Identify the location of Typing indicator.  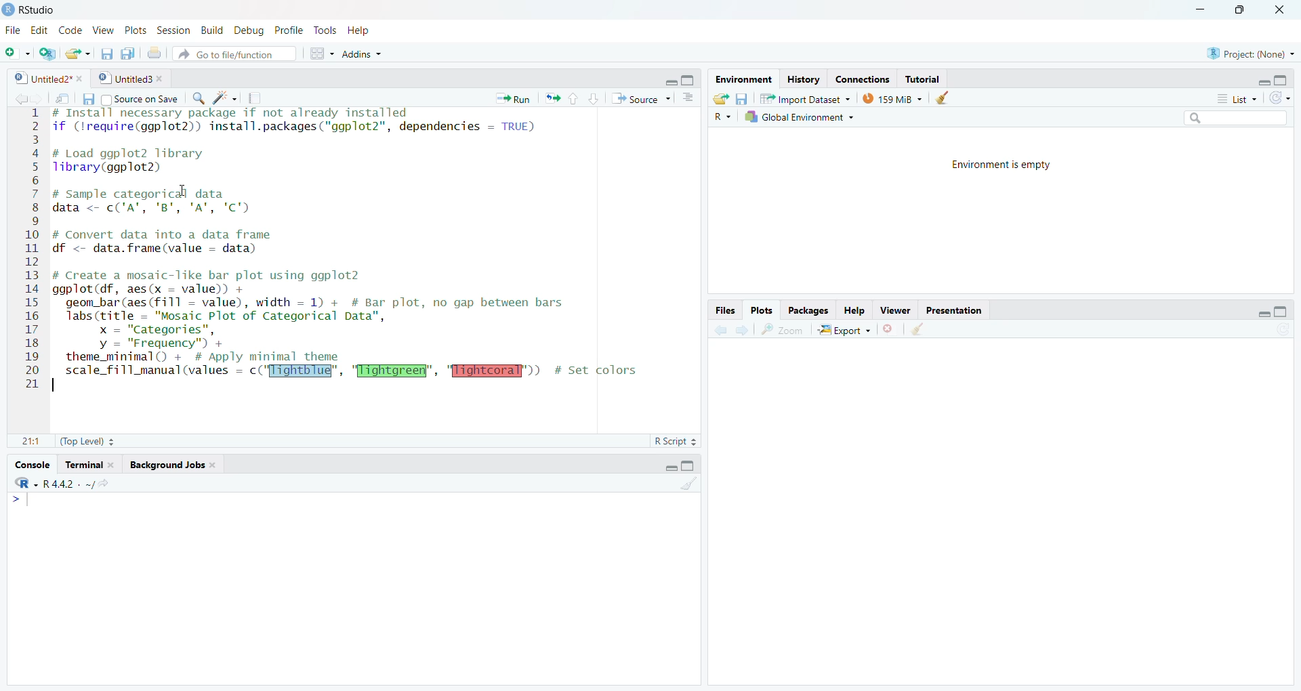
(22, 503).